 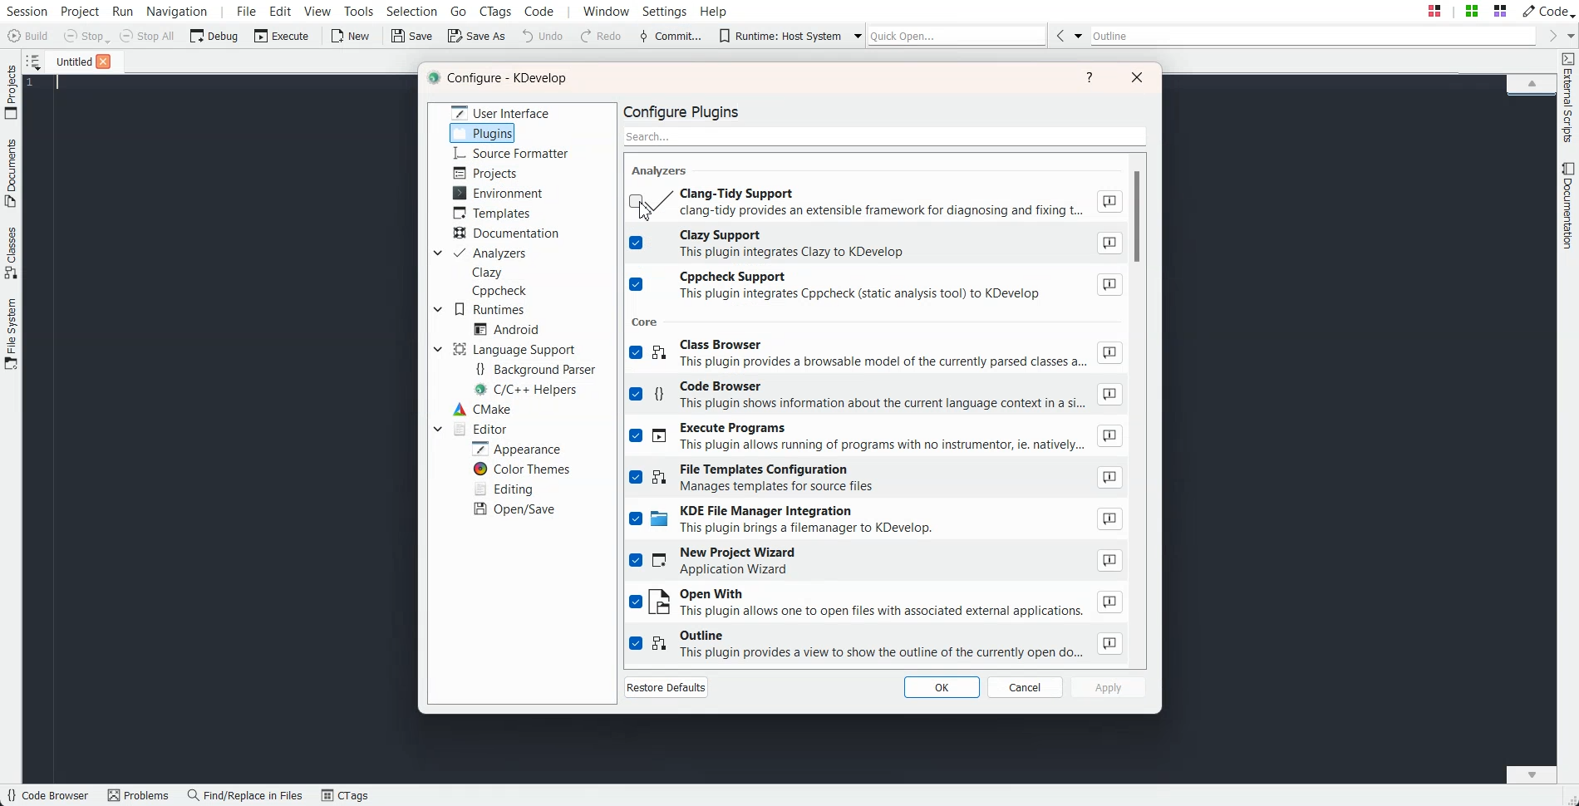 What do you see at coordinates (246, 795) in the screenshot?
I see `Find/Replace in files` at bounding box center [246, 795].